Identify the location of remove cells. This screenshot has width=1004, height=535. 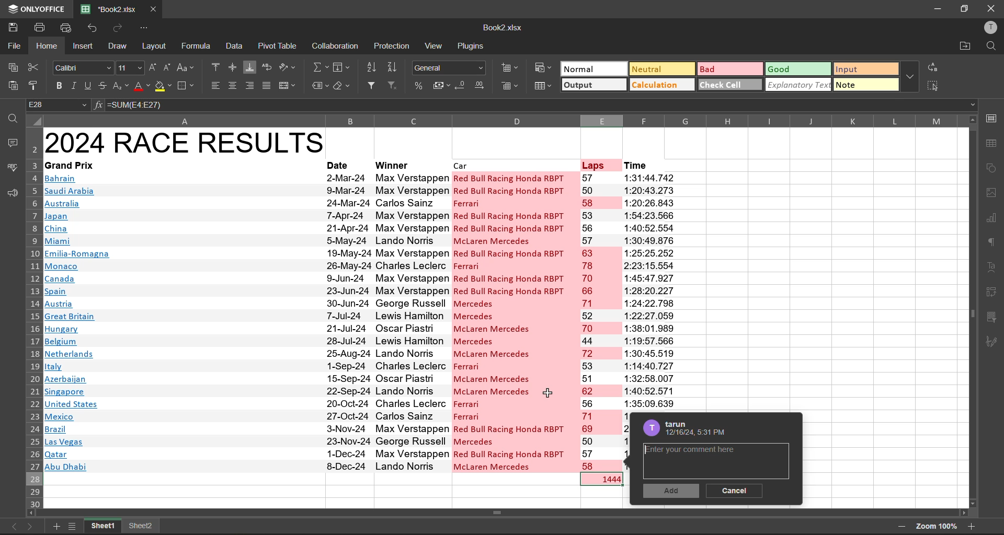
(511, 87).